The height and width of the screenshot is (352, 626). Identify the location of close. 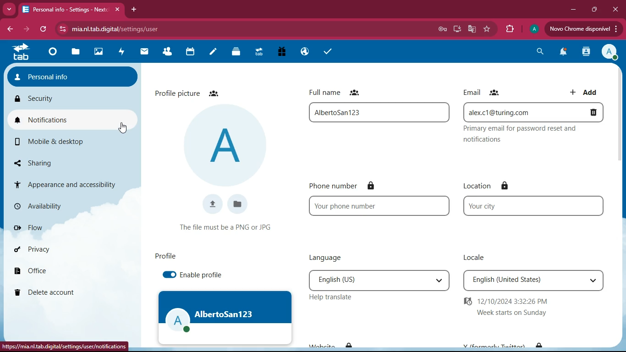
(615, 9).